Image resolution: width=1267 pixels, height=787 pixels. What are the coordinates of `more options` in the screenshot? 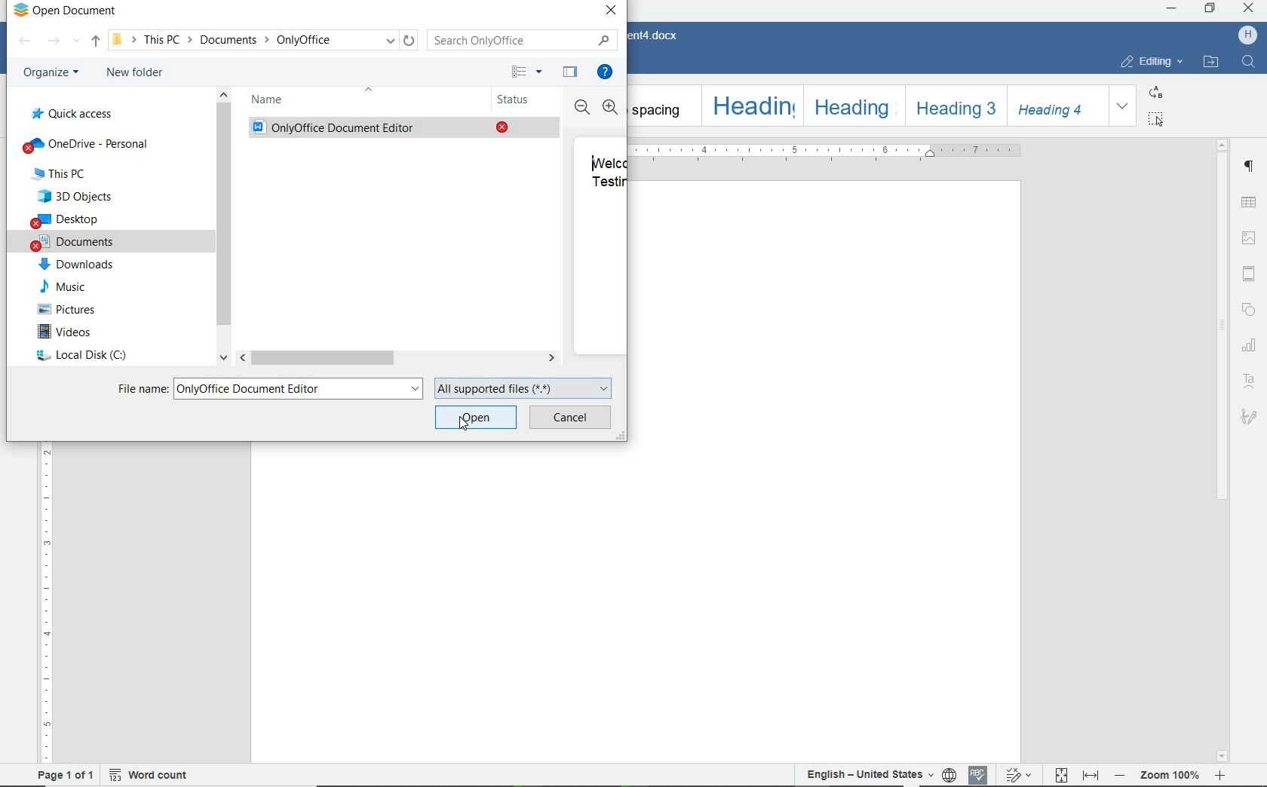 It's located at (524, 72).